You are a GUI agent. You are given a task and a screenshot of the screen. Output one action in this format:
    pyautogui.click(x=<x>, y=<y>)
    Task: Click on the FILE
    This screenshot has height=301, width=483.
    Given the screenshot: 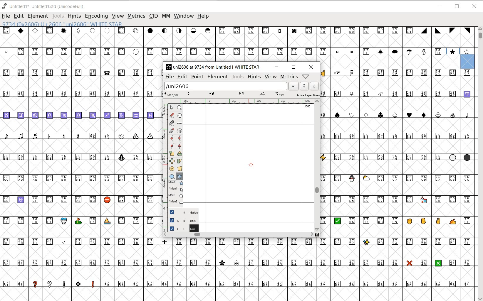 What is the action you would take?
    pyautogui.click(x=169, y=77)
    